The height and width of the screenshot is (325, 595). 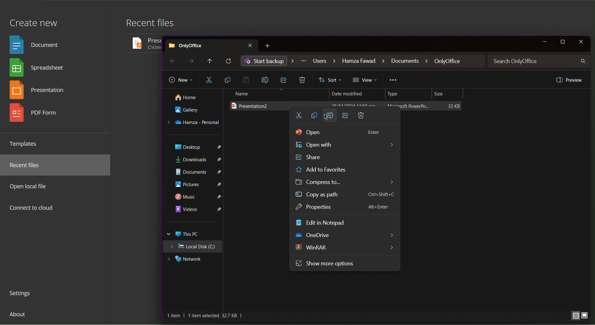 What do you see at coordinates (319, 208) in the screenshot?
I see `Properties` at bounding box center [319, 208].